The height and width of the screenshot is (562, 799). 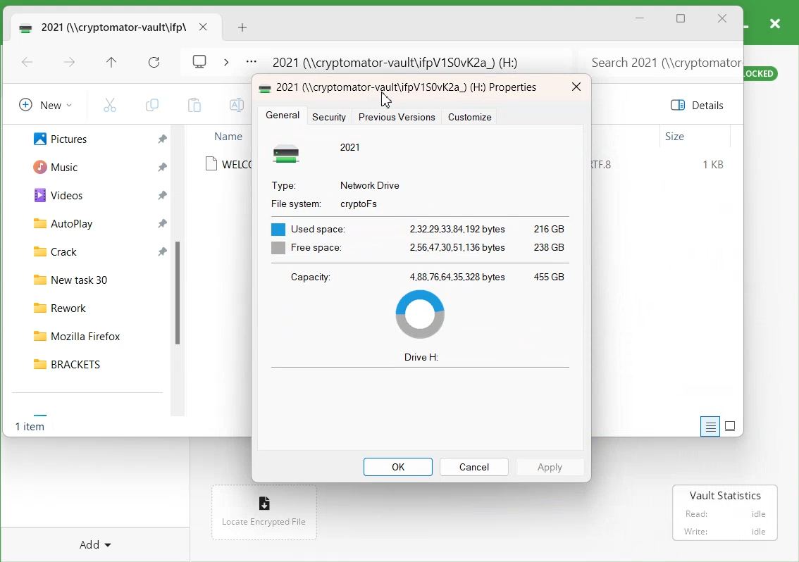 What do you see at coordinates (181, 275) in the screenshot?
I see `Scroll` at bounding box center [181, 275].